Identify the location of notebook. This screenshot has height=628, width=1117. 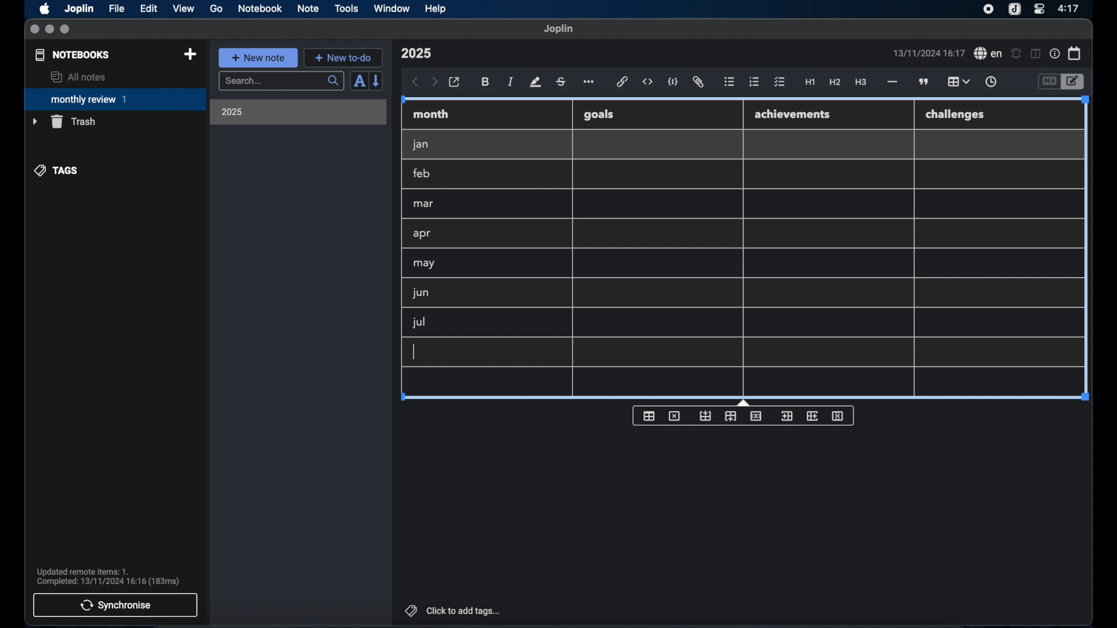
(260, 9).